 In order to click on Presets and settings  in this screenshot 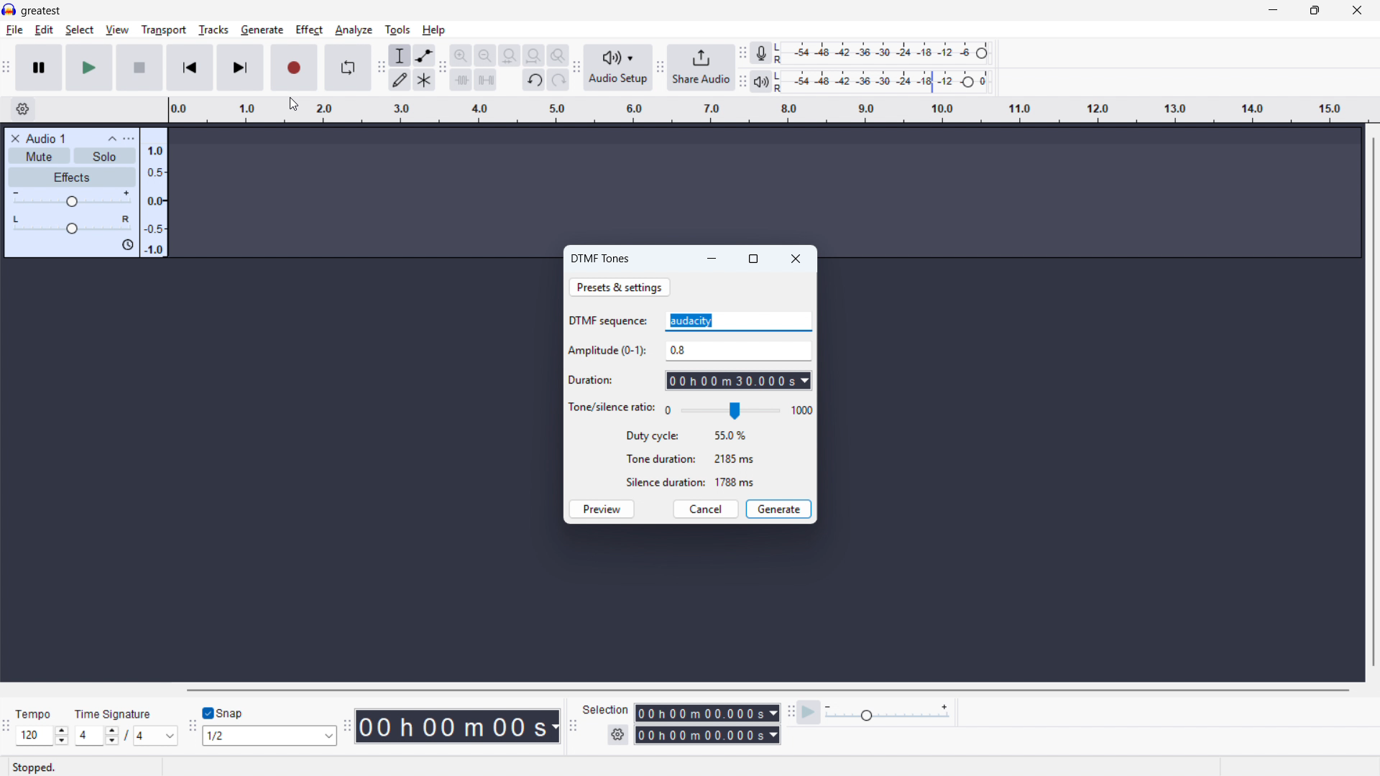, I will do `click(619, 287)`.